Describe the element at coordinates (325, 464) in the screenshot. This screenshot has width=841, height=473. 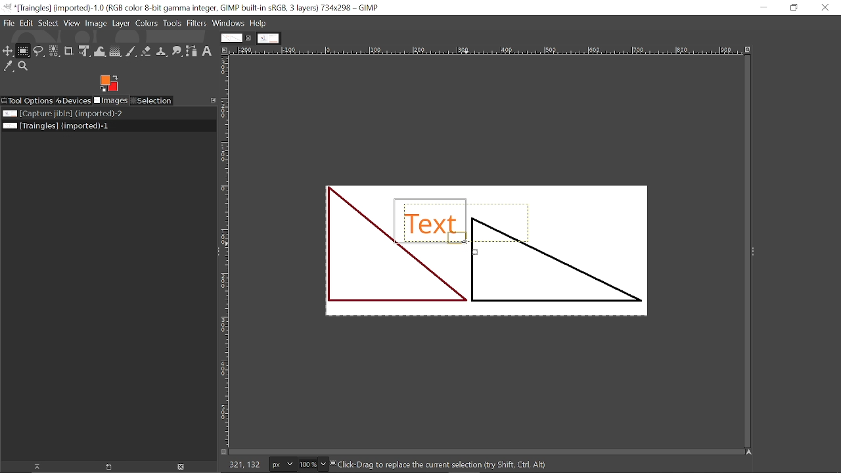
I see `Zoom options` at that location.